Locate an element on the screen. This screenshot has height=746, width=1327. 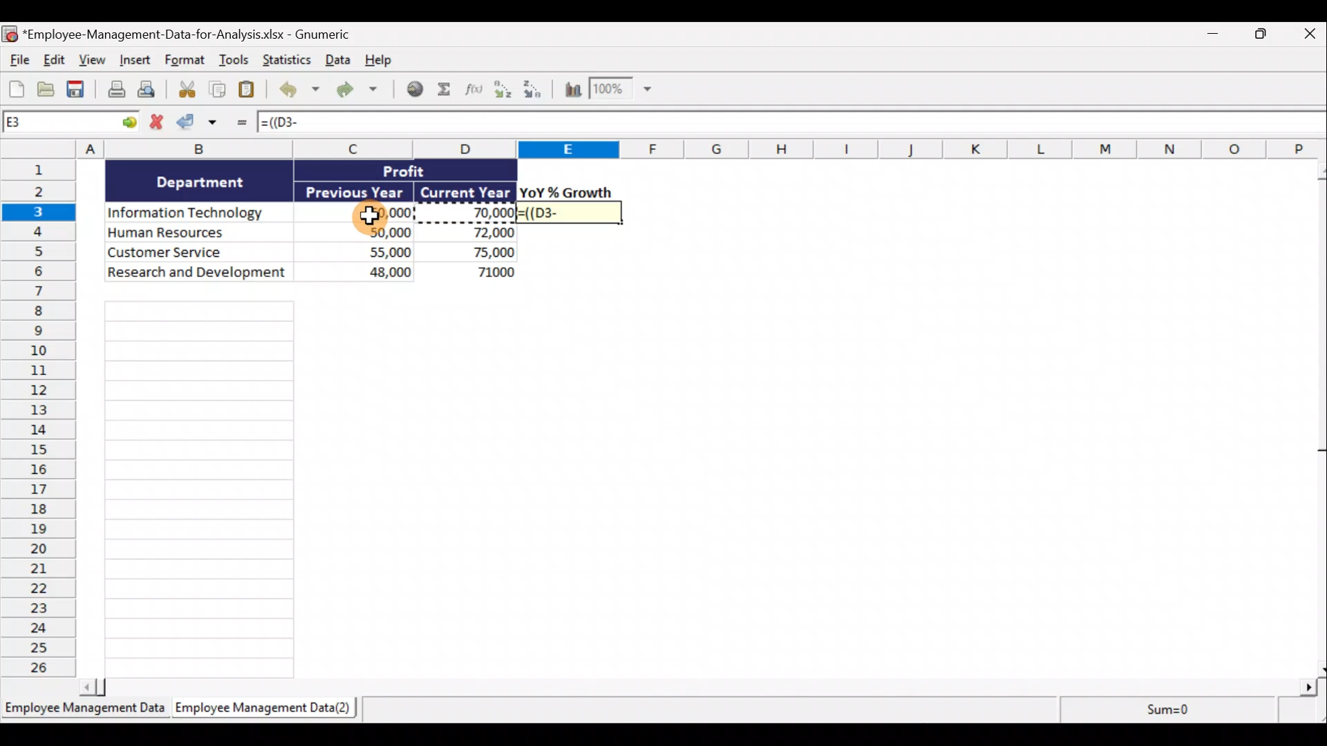
Create a new workbook is located at coordinates (17, 87).